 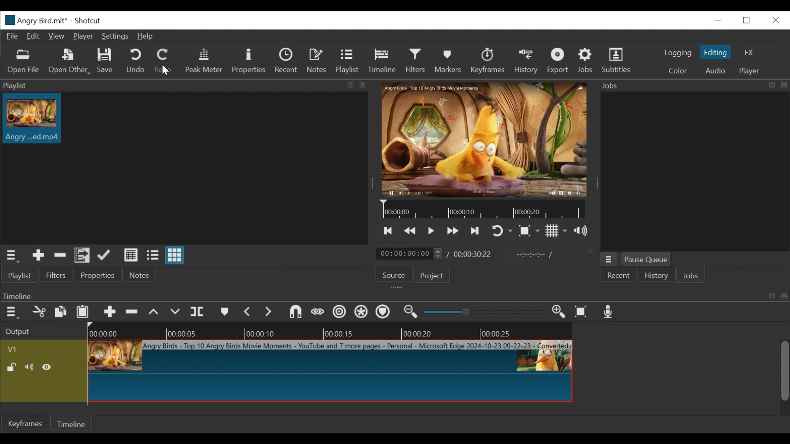 I want to click on Markers, so click(x=223, y=312).